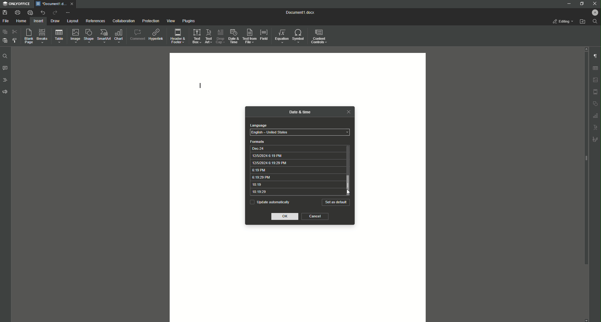  What do you see at coordinates (39, 21) in the screenshot?
I see `Insert` at bounding box center [39, 21].